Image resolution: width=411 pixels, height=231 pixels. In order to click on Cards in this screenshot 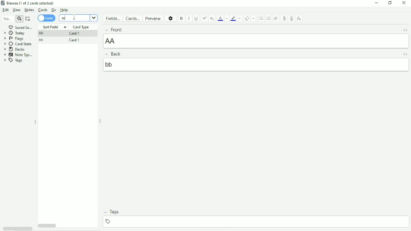, I will do `click(47, 18)`.